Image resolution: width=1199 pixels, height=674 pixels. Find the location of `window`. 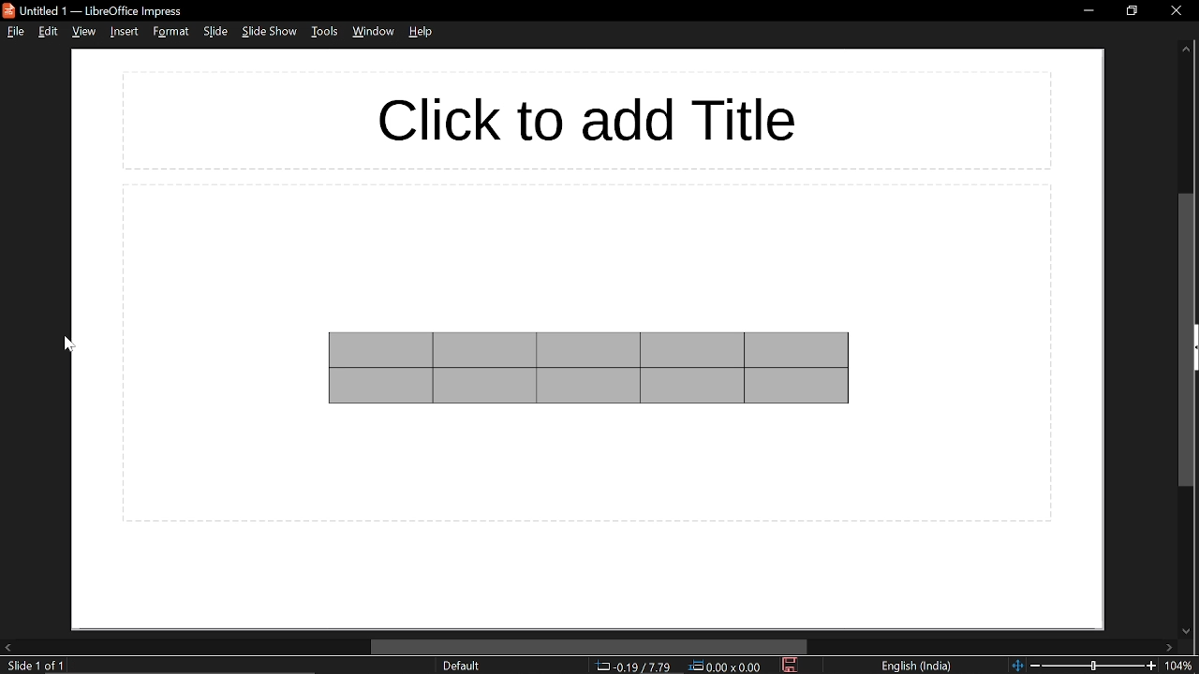

window is located at coordinates (373, 32).